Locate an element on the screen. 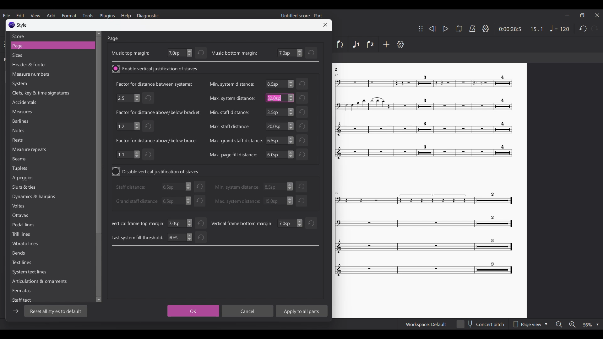 The width and height of the screenshot is (603, 339). Page is located at coordinates (48, 46).